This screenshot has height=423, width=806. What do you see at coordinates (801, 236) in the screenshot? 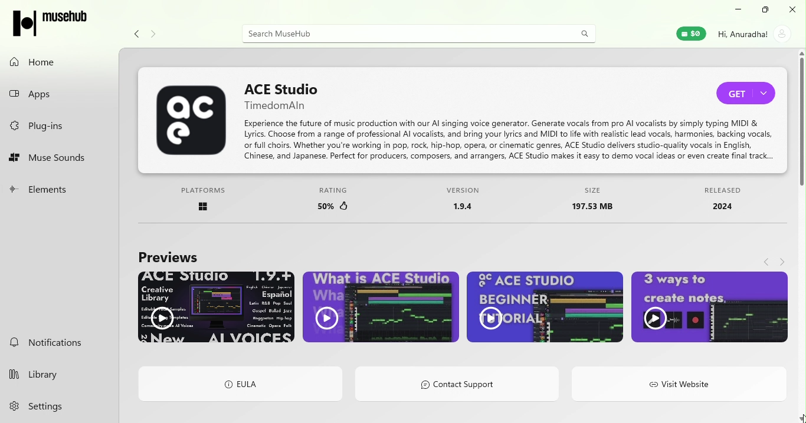
I see `Scroll bar` at bounding box center [801, 236].